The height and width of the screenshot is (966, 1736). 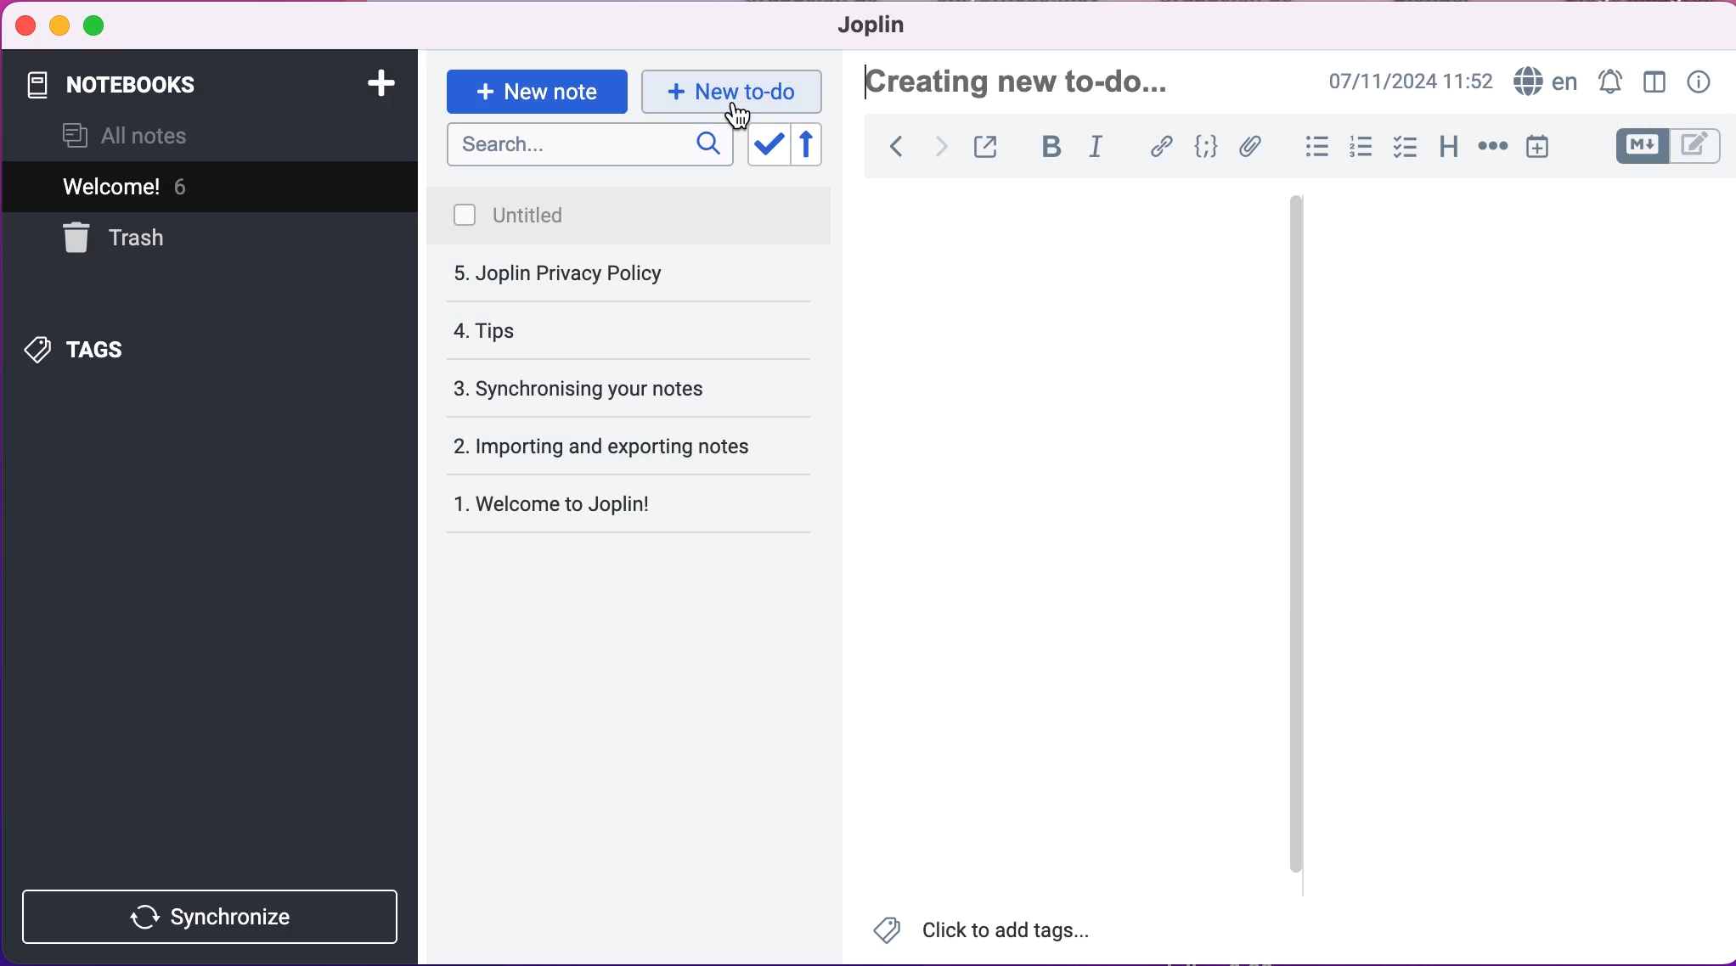 What do you see at coordinates (384, 87) in the screenshot?
I see `add notebook` at bounding box center [384, 87].